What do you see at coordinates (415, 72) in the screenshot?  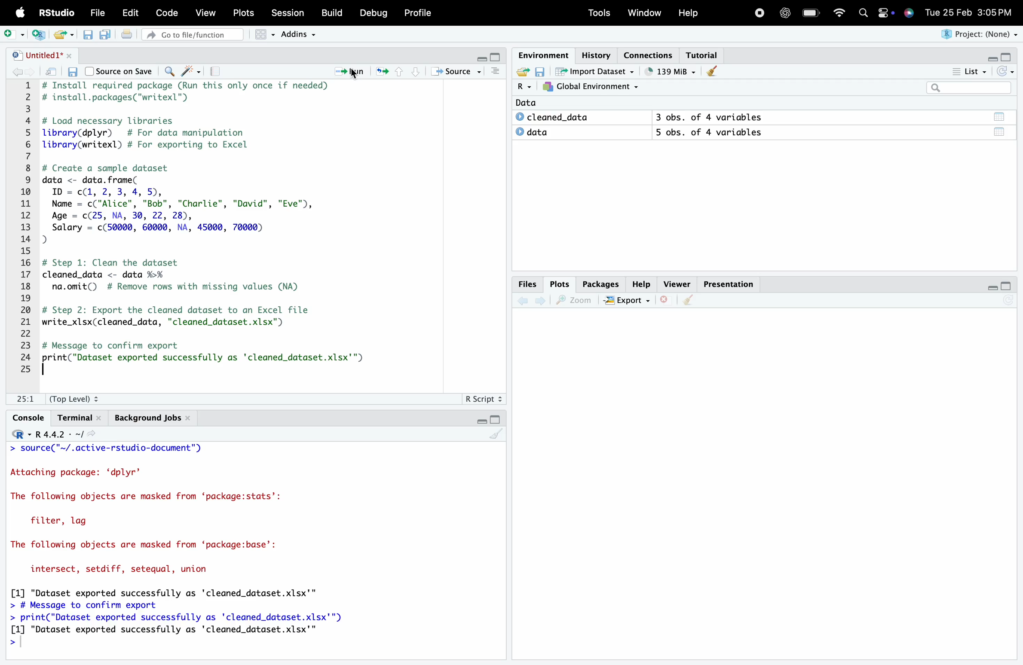 I see `Go to next section/chunk (Ctrl + pgDn)` at bounding box center [415, 72].